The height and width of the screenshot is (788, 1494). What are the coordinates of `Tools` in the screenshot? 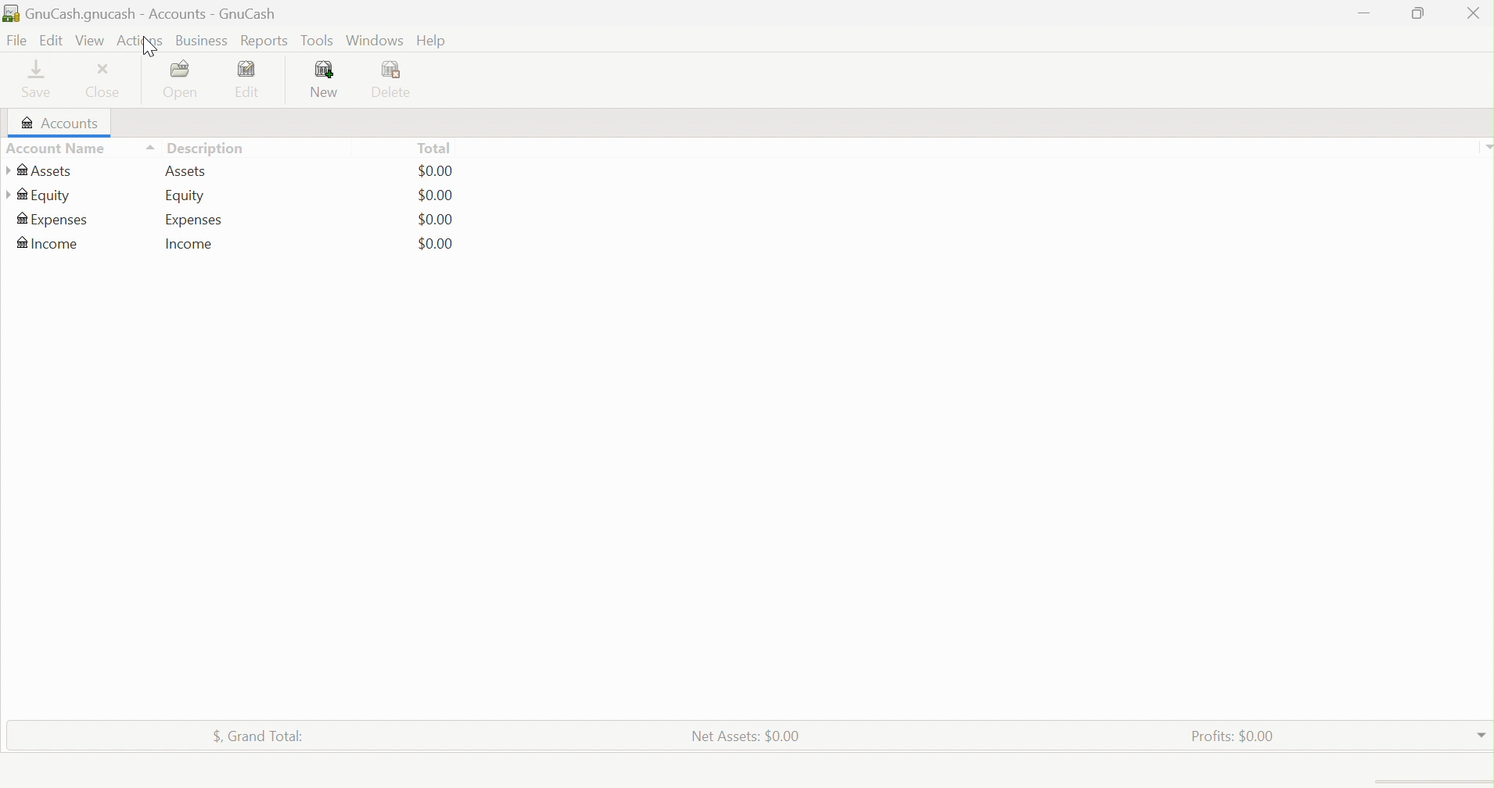 It's located at (318, 41).